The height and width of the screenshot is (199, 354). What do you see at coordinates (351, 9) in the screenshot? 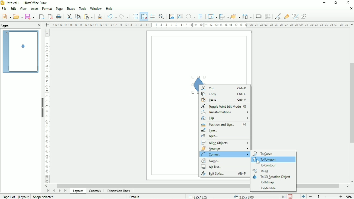
I see `Close` at bounding box center [351, 9].